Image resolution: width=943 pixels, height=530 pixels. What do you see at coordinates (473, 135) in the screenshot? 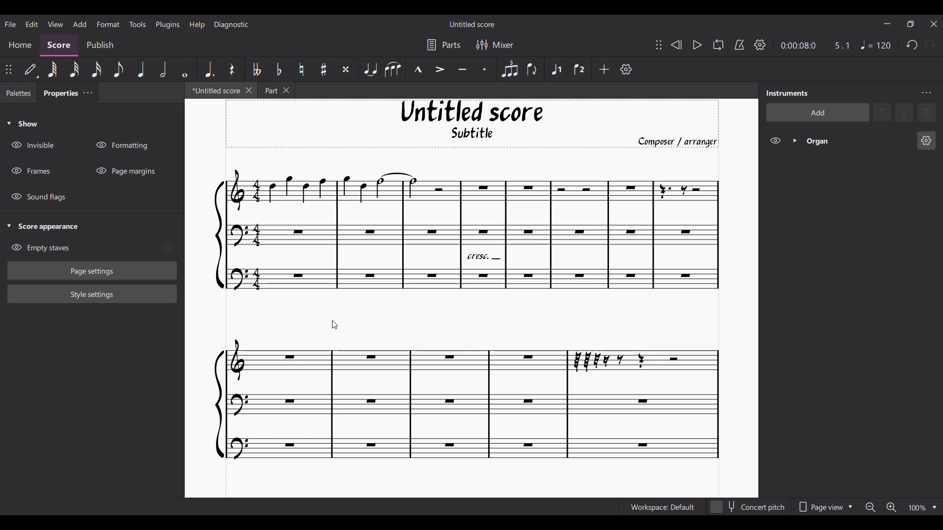
I see `Subtitle` at bounding box center [473, 135].